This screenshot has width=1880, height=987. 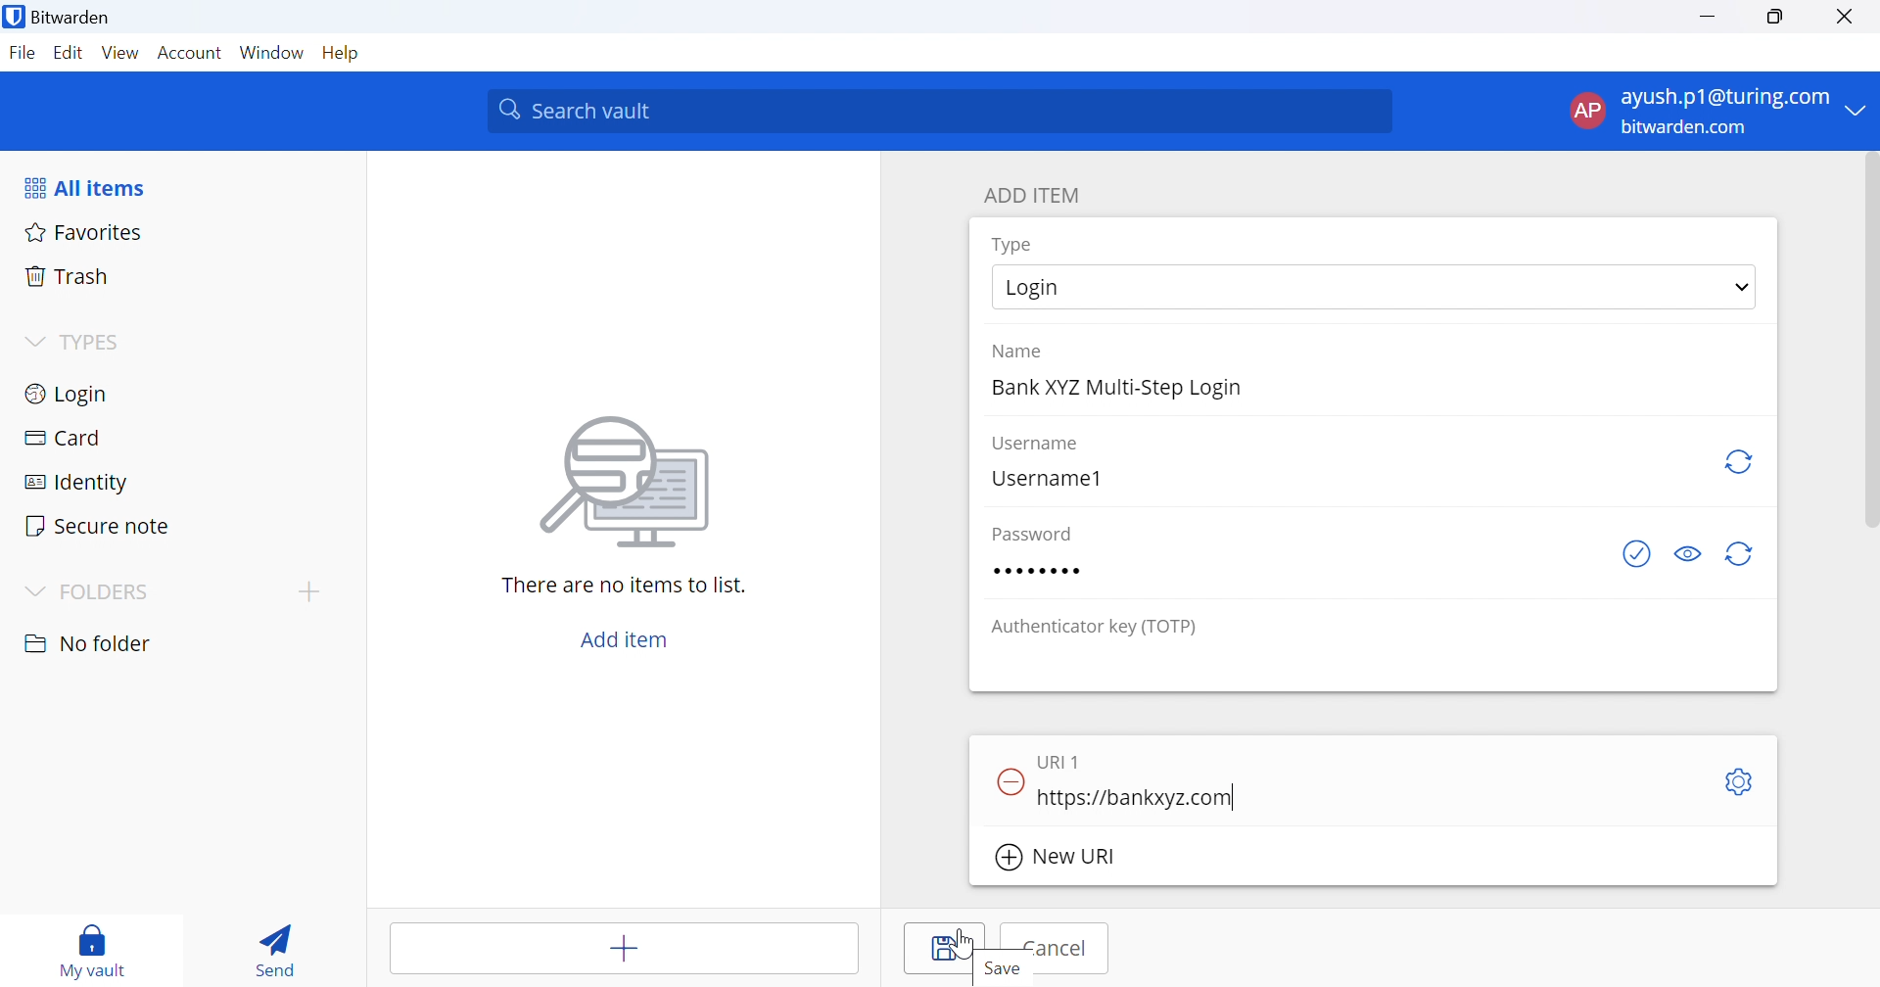 I want to click on View, so click(x=119, y=52).